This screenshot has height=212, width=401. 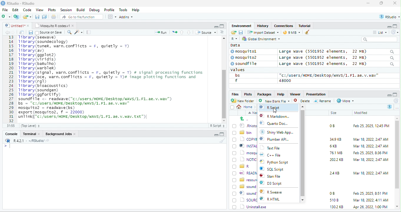 What do you see at coordinates (305, 26) in the screenshot?
I see `Tutorial` at bounding box center [305, 26].